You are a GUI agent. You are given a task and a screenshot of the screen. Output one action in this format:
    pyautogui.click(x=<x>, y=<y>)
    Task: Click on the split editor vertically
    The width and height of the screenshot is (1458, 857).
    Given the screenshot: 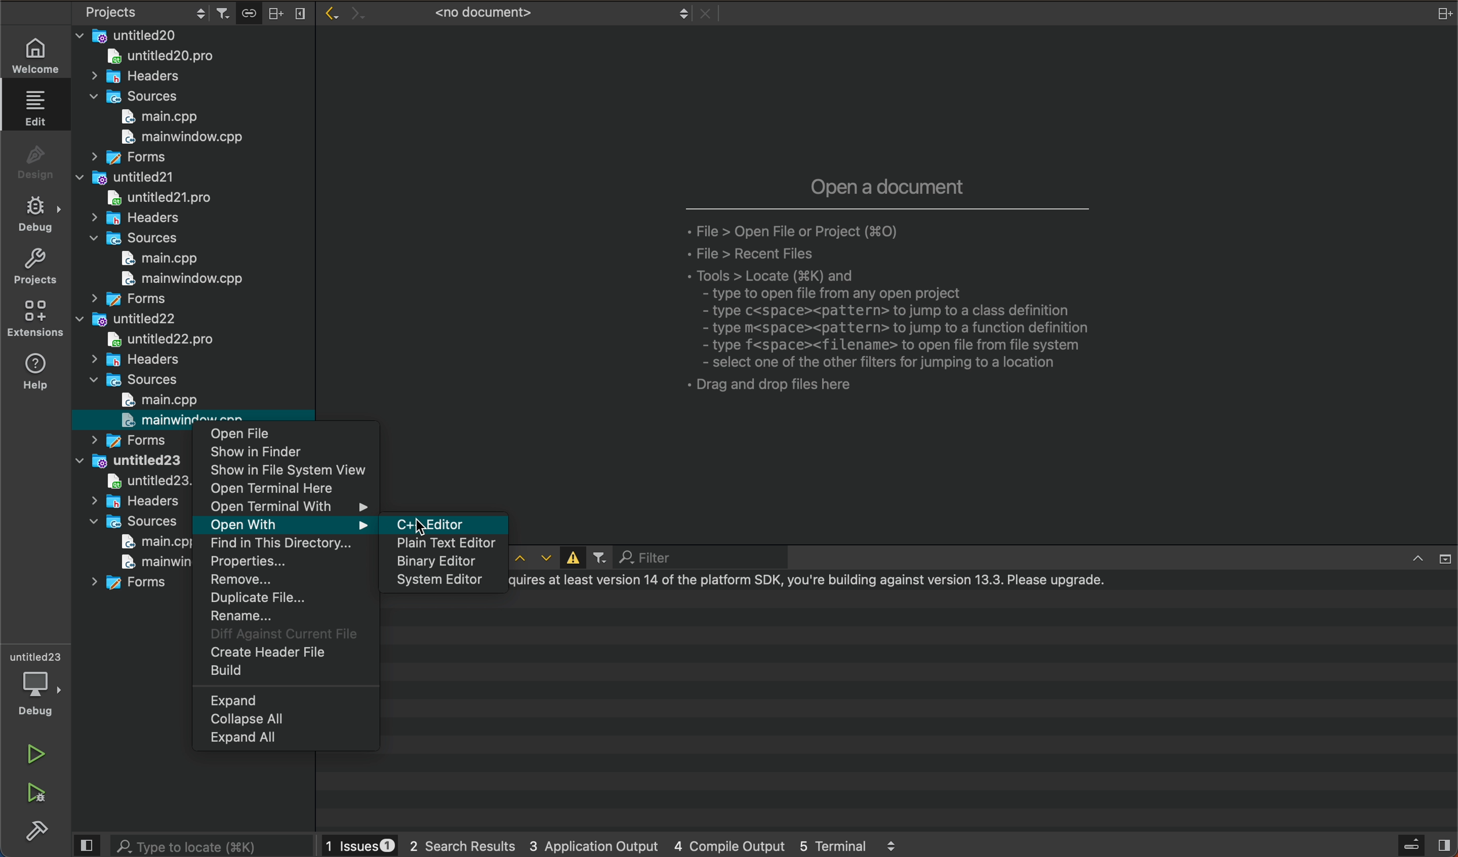 What is the action you would take?
    pyautogui.click(x=299, y=11)
    